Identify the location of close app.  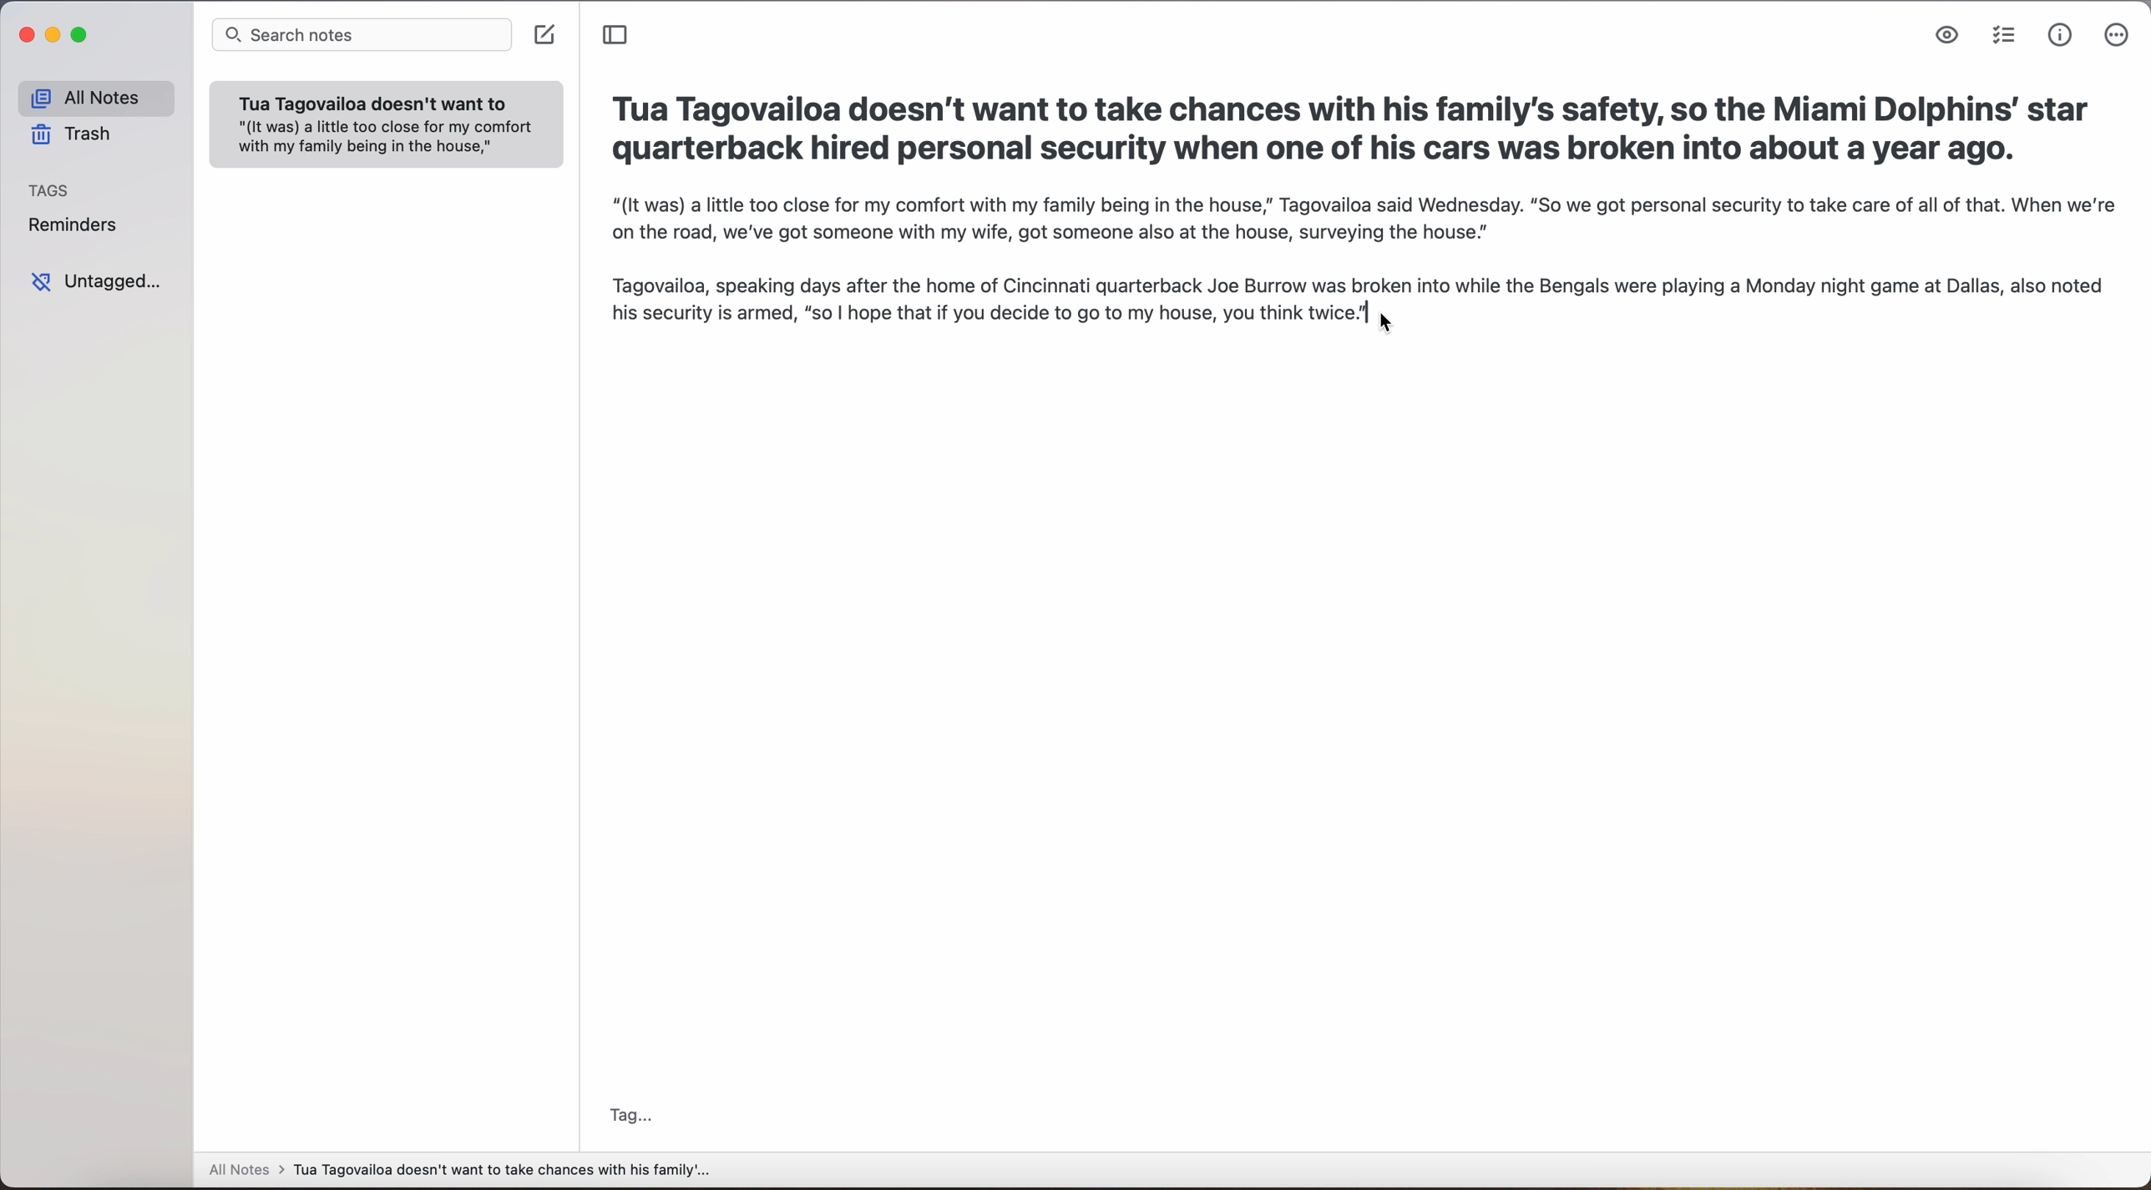
(24, 38).